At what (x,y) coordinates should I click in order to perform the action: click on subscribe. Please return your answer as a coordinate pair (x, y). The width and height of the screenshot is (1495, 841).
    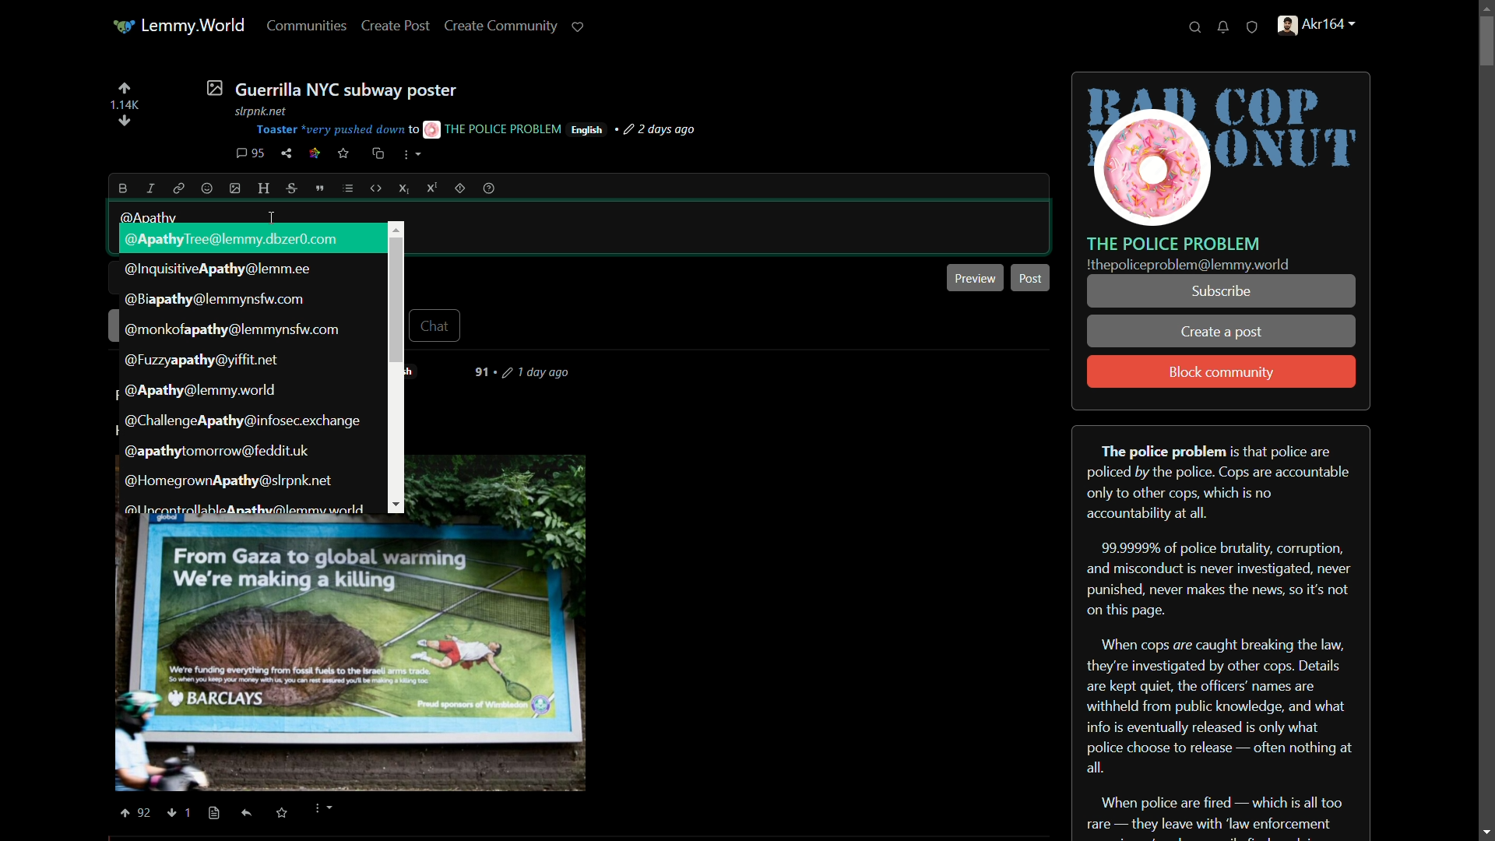
    Looking at the image, I should click on (1220, 291).